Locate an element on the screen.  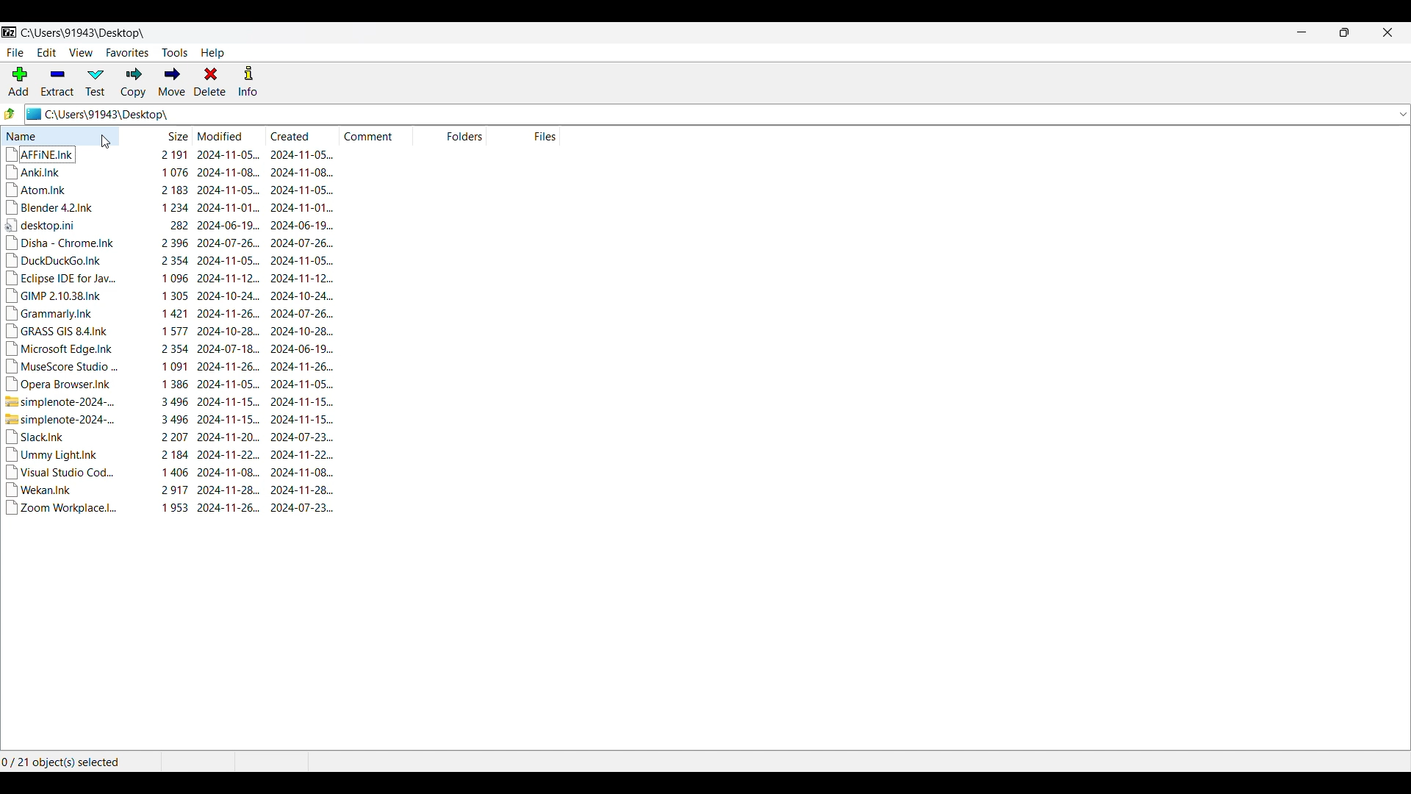
MuseScore Studio ... 1091 2024-11-26... 2024-11-26... is located at coordinates (171, 366).